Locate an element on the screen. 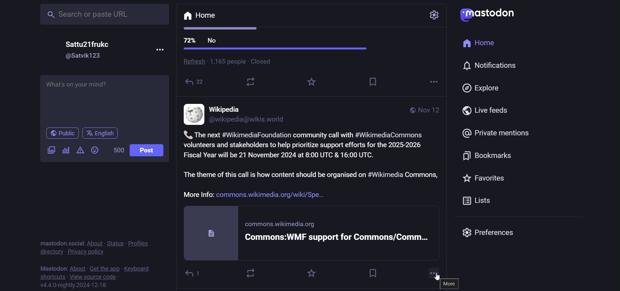 The height and width of the screenshot is (291, 620). name is located at coordinates (87, 44).